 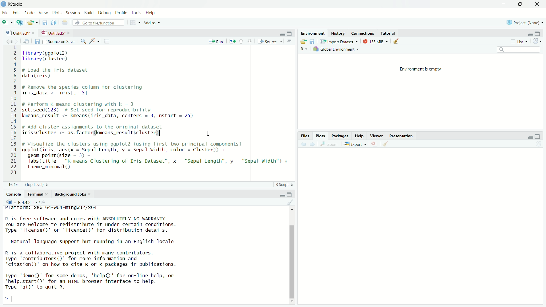 I want to click on print the current file, so click(x=65, y=23).